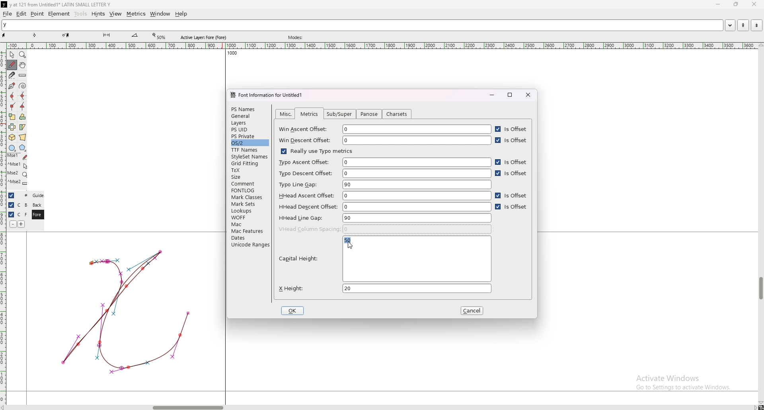 This screenshot has height=410, width=764. I want to click on 1000, so click(230, 54).